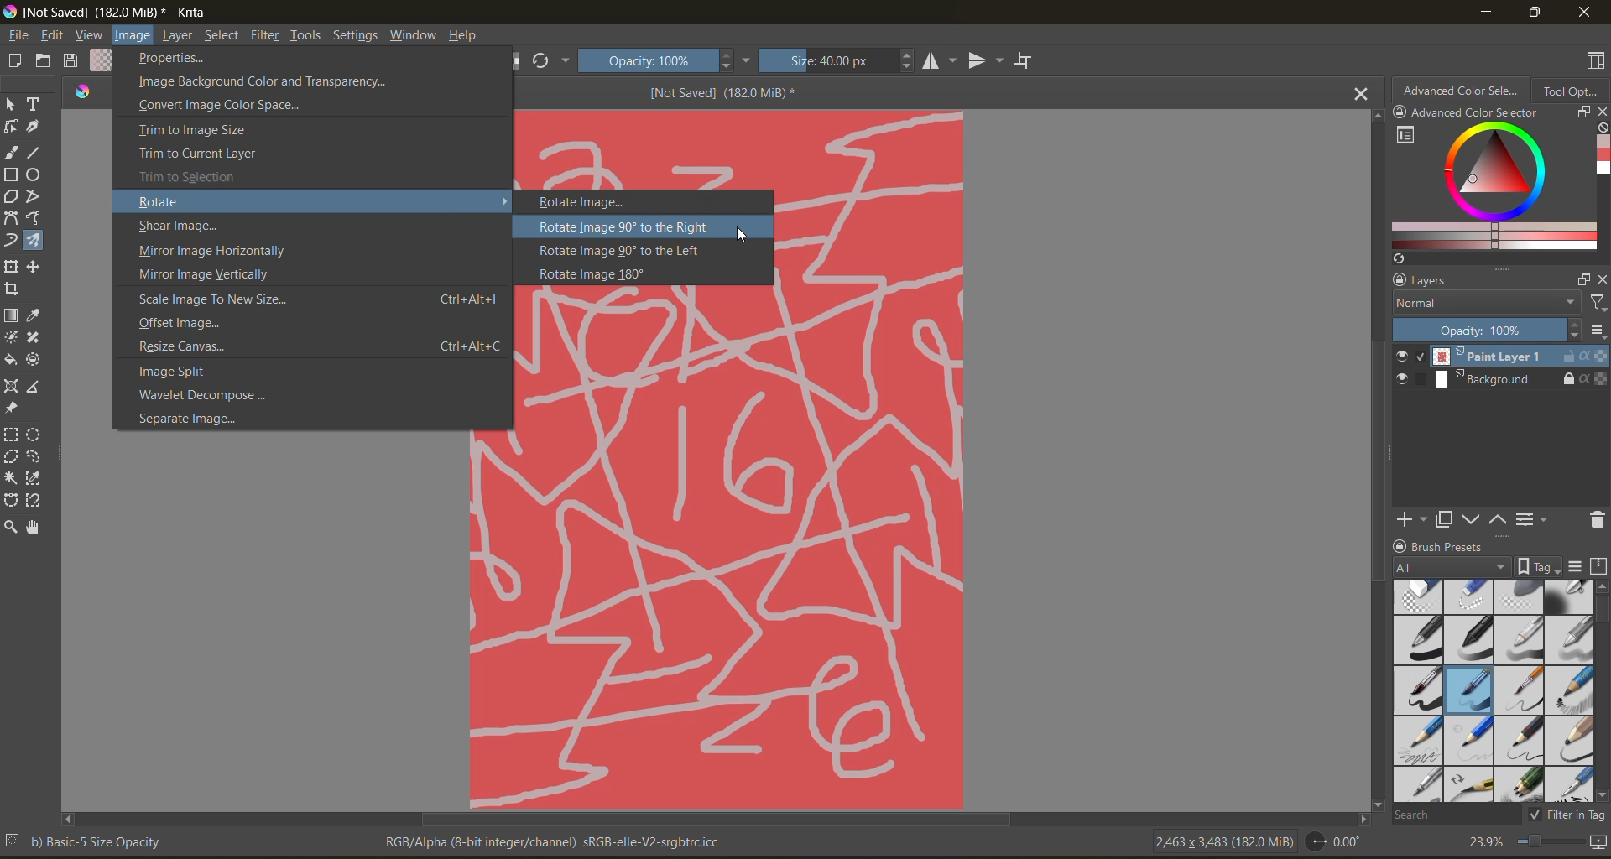 This screenshot has width=1611, height=859. I want to click on image, so click(132, 36).